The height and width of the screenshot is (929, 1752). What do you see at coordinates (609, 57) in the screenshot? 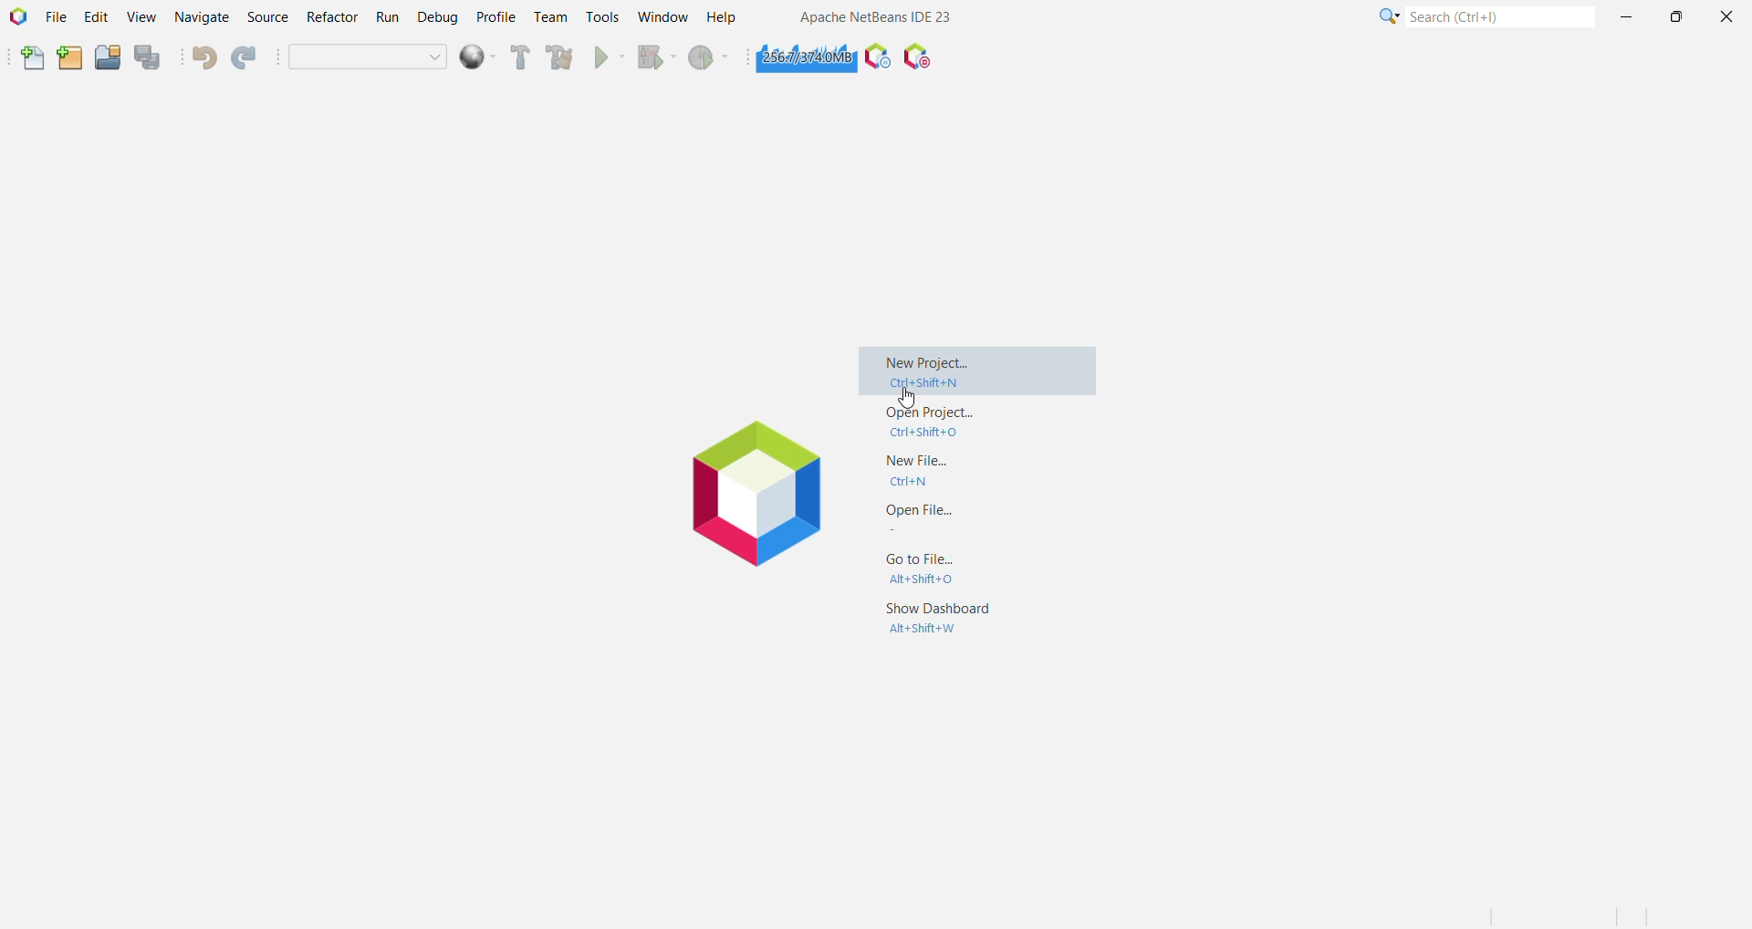
I see `Run Project` at bounding box center [609, 57].